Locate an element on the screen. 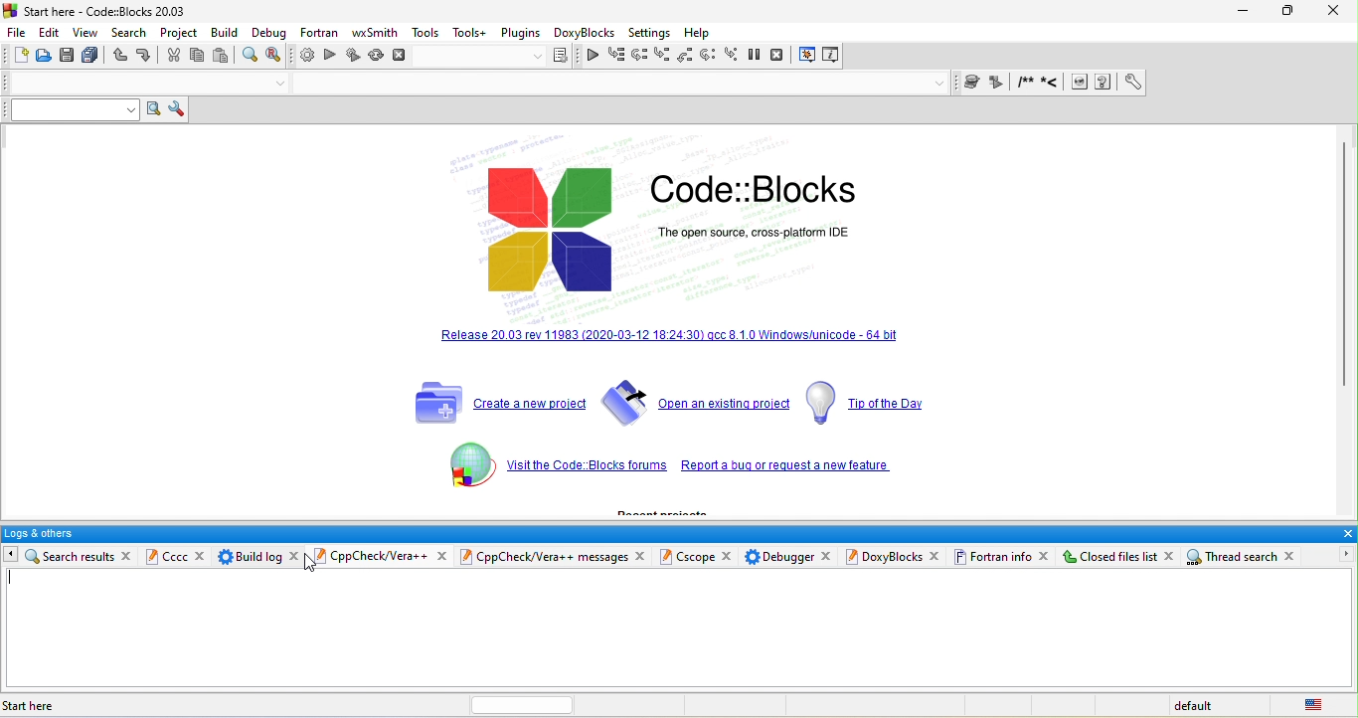 This screenshot has height=718, width=1358. open preference is located at coordinates (1134, 83).